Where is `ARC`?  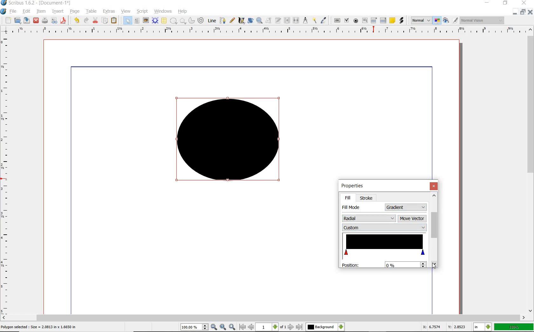 ARC is located at coordinates (191, 21).